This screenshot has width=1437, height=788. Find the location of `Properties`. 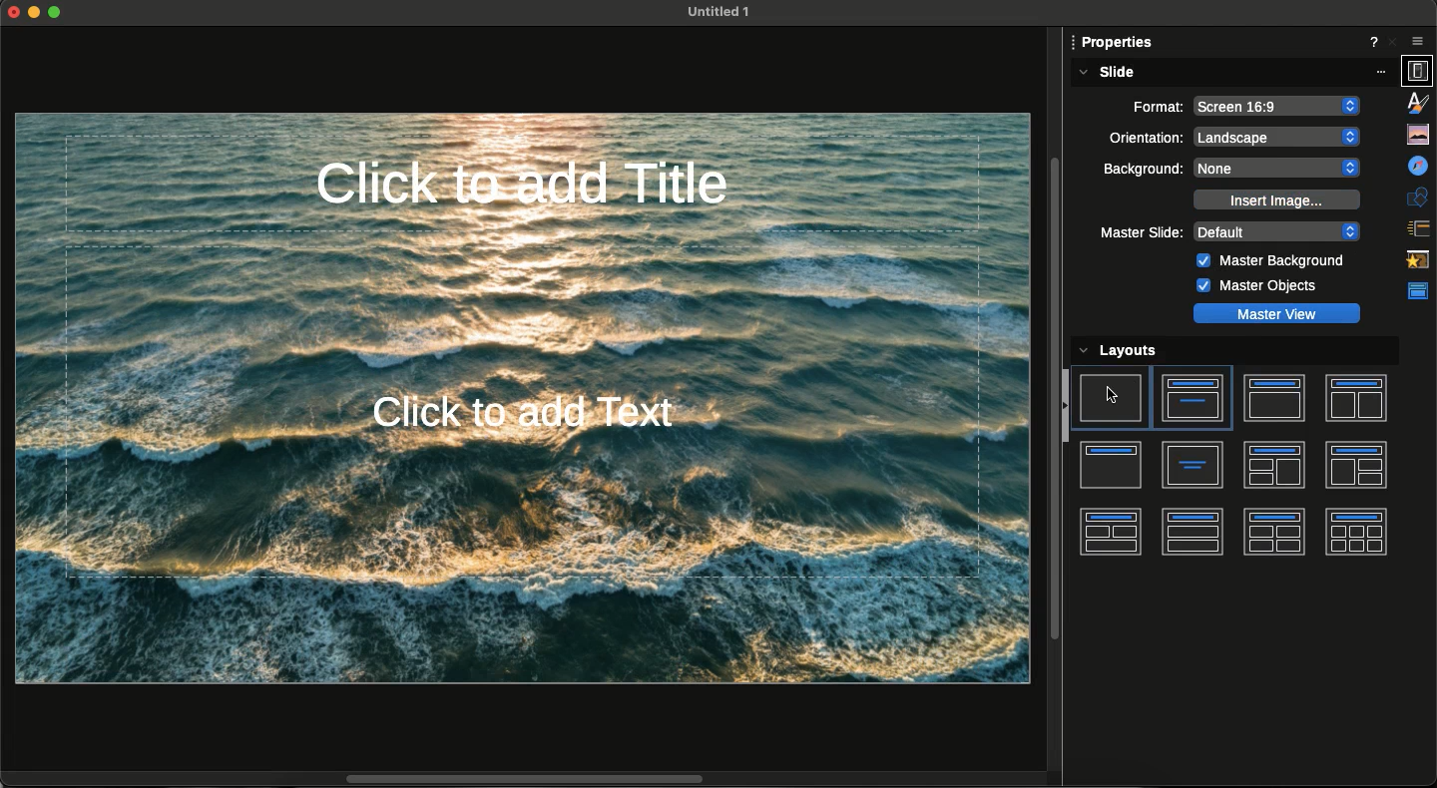

Properties is located at coordinates (1117, 44).